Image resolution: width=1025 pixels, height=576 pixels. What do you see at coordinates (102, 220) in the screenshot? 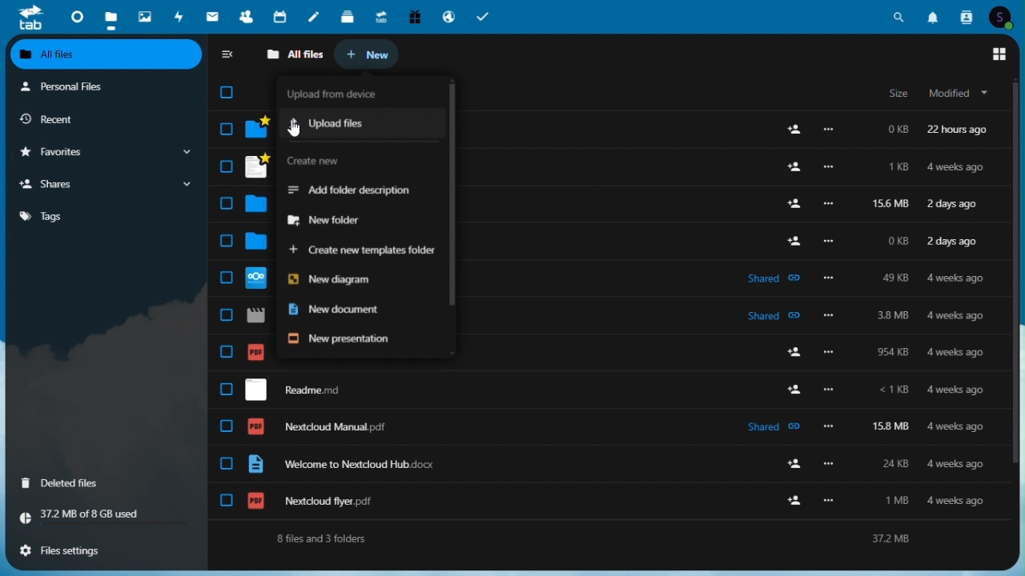
I see `tag` at bounding box center [102, 220].